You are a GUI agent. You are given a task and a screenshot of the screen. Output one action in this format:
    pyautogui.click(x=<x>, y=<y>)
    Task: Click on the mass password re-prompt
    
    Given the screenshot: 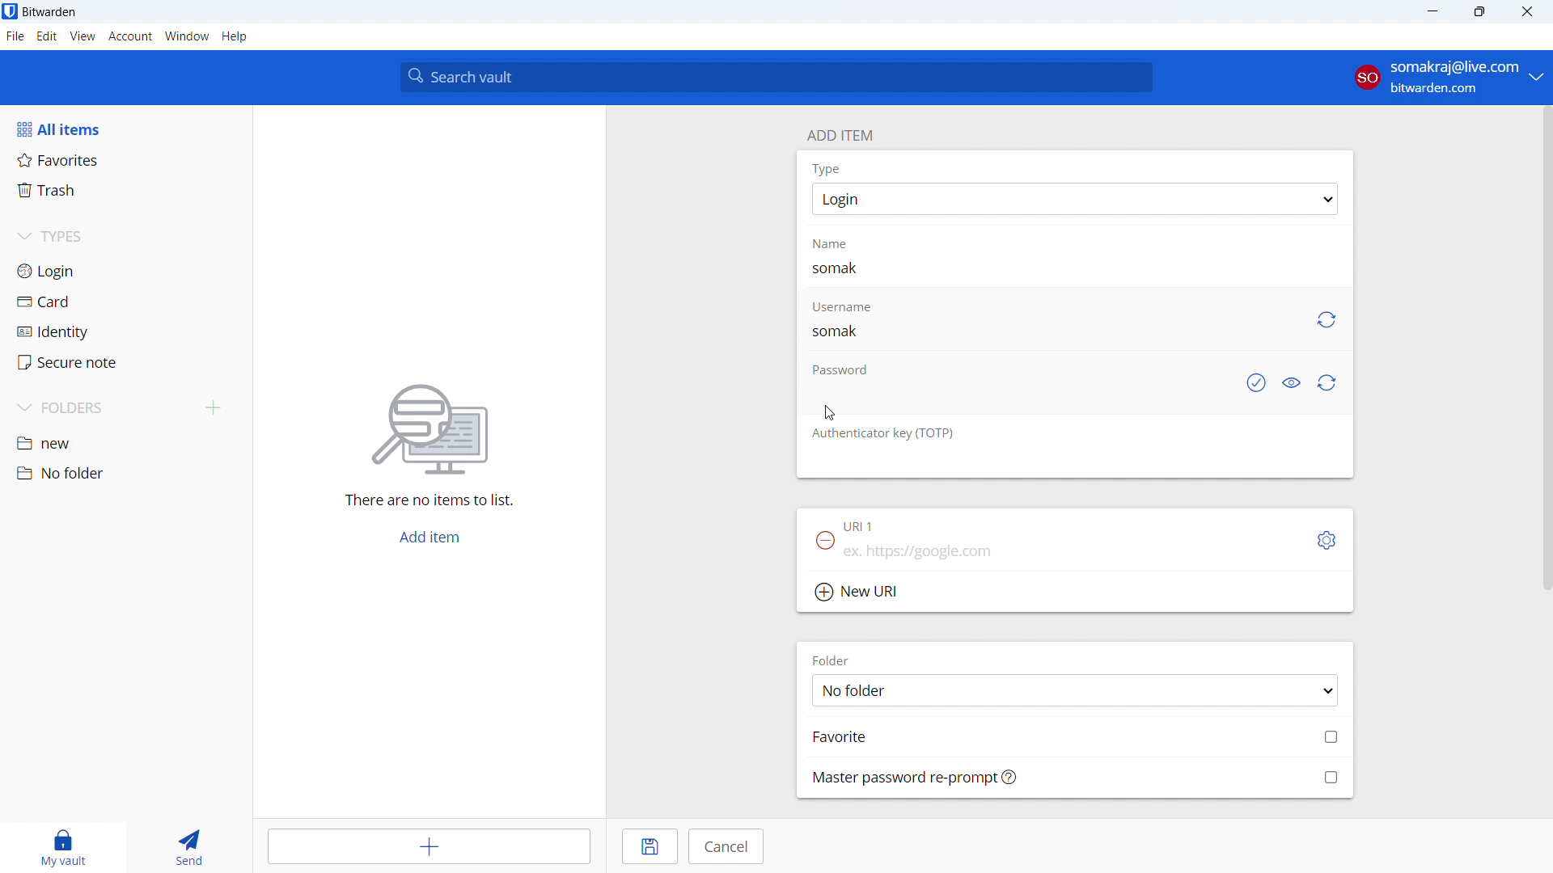 What is the action you would take?
    pyautogui.click(x=1076, y=777)
    